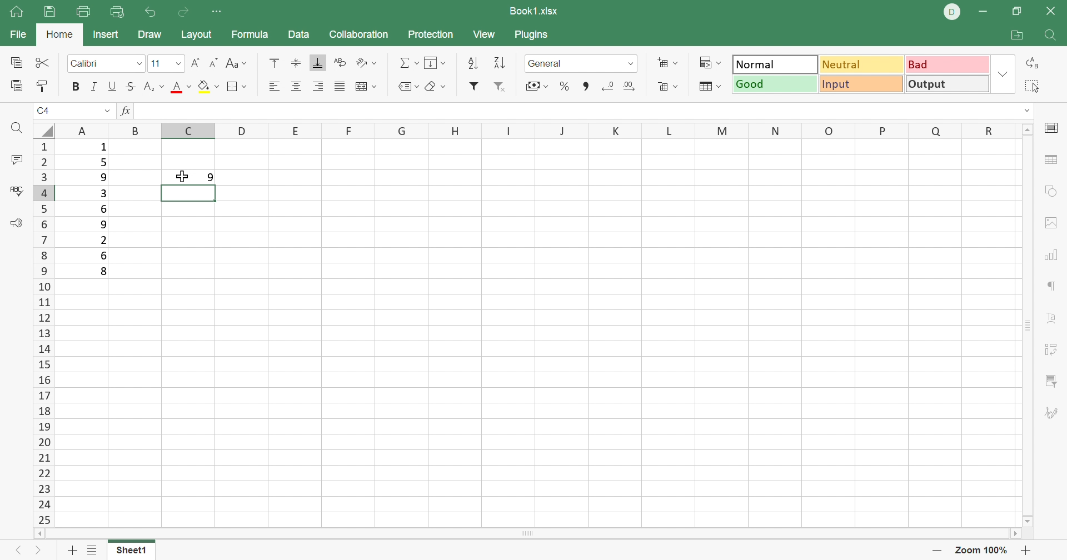 This screenshot has width=1067, height=560. I want to click on Paste, so click(16, 85).